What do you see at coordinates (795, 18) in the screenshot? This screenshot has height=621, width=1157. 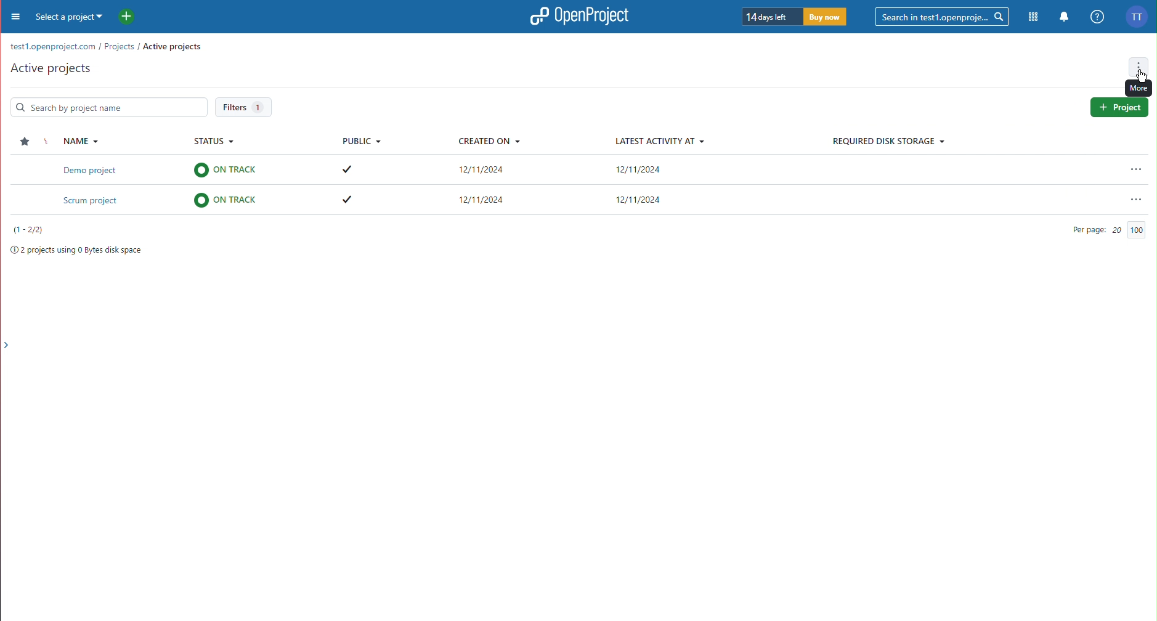 I see `Trial timer` at bounding box center [795, 18].